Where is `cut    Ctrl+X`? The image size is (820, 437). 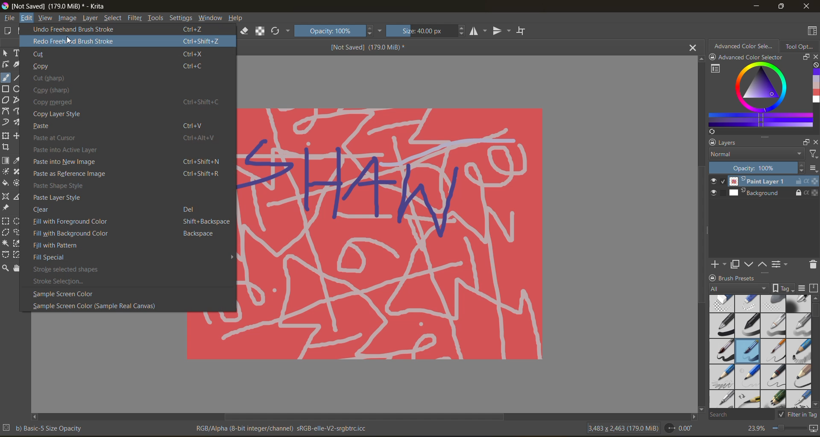
cut    Ctrl+X is located at coordinates (123, 53).